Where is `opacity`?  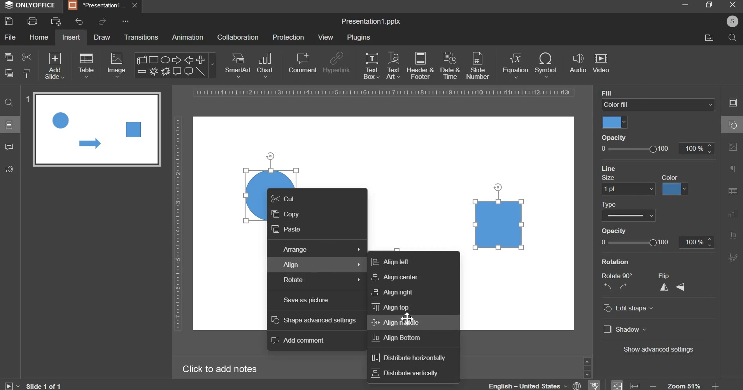 opacity is located at coordinates (656, 149).